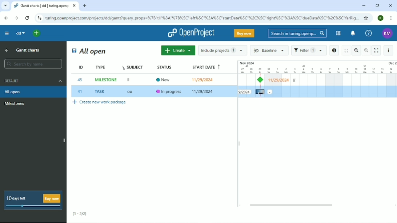  What do you see at coordinates (279, 80) in the screenshot?
I see `Milestone start date` at bounding box center [279, 80].